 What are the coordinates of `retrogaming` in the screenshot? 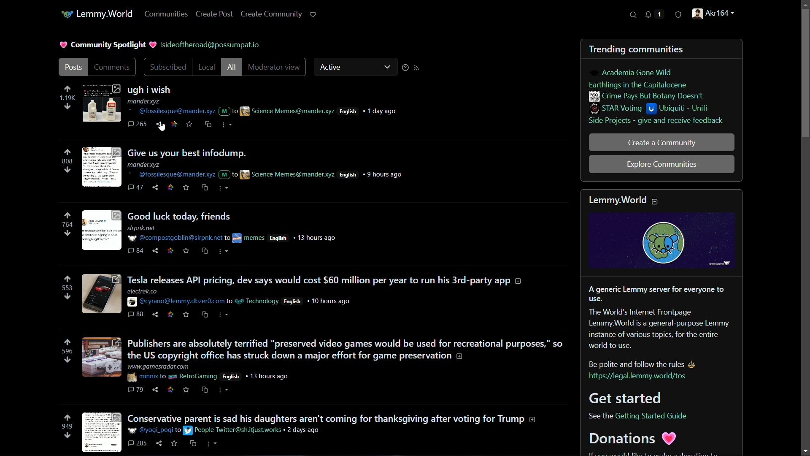 It's located at (193, 377).